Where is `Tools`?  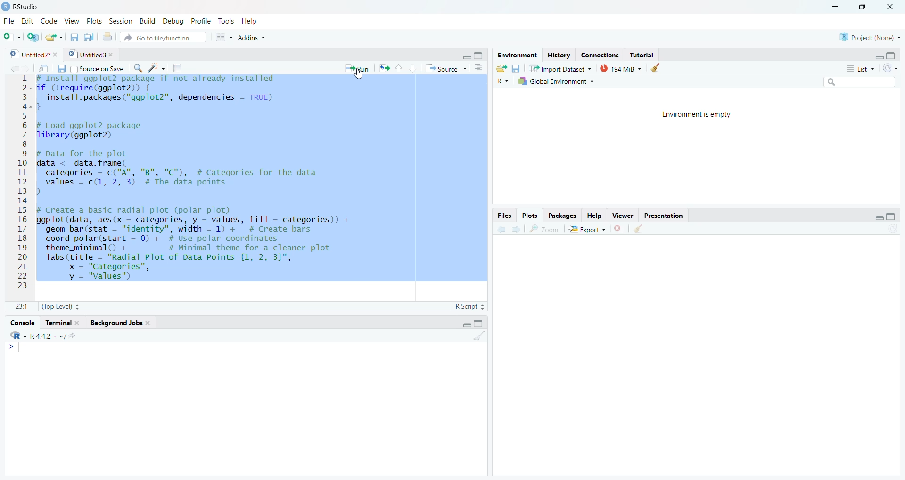 Tools is located at coordinates (225, 21).